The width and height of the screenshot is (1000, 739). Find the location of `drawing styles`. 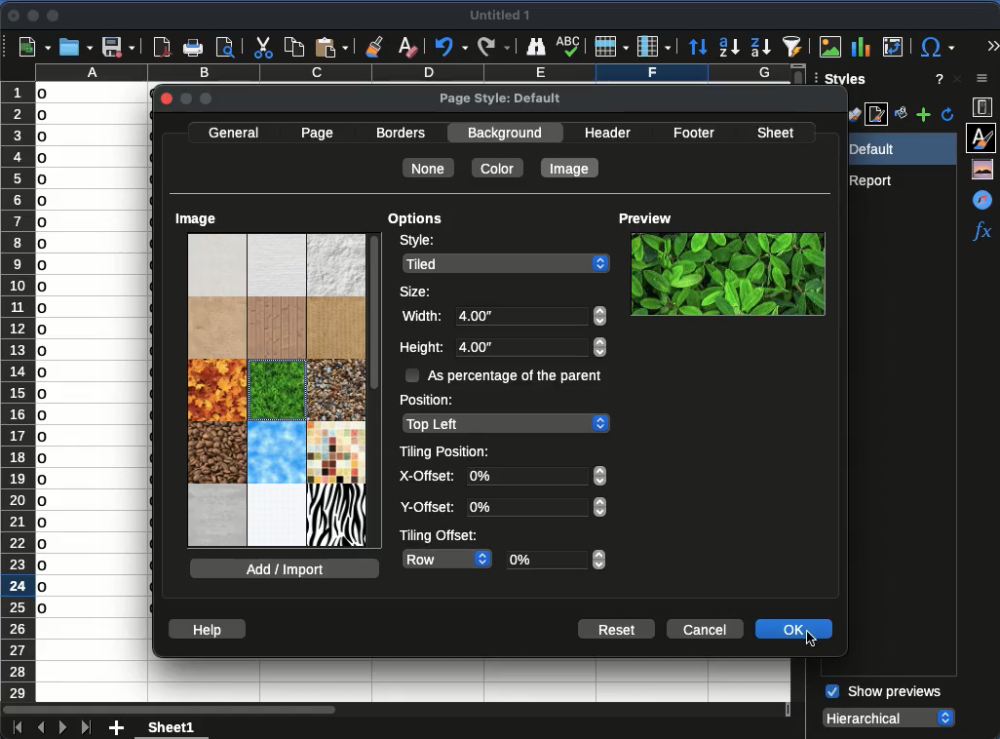

drawing styles is located at coordinates (854, 114).